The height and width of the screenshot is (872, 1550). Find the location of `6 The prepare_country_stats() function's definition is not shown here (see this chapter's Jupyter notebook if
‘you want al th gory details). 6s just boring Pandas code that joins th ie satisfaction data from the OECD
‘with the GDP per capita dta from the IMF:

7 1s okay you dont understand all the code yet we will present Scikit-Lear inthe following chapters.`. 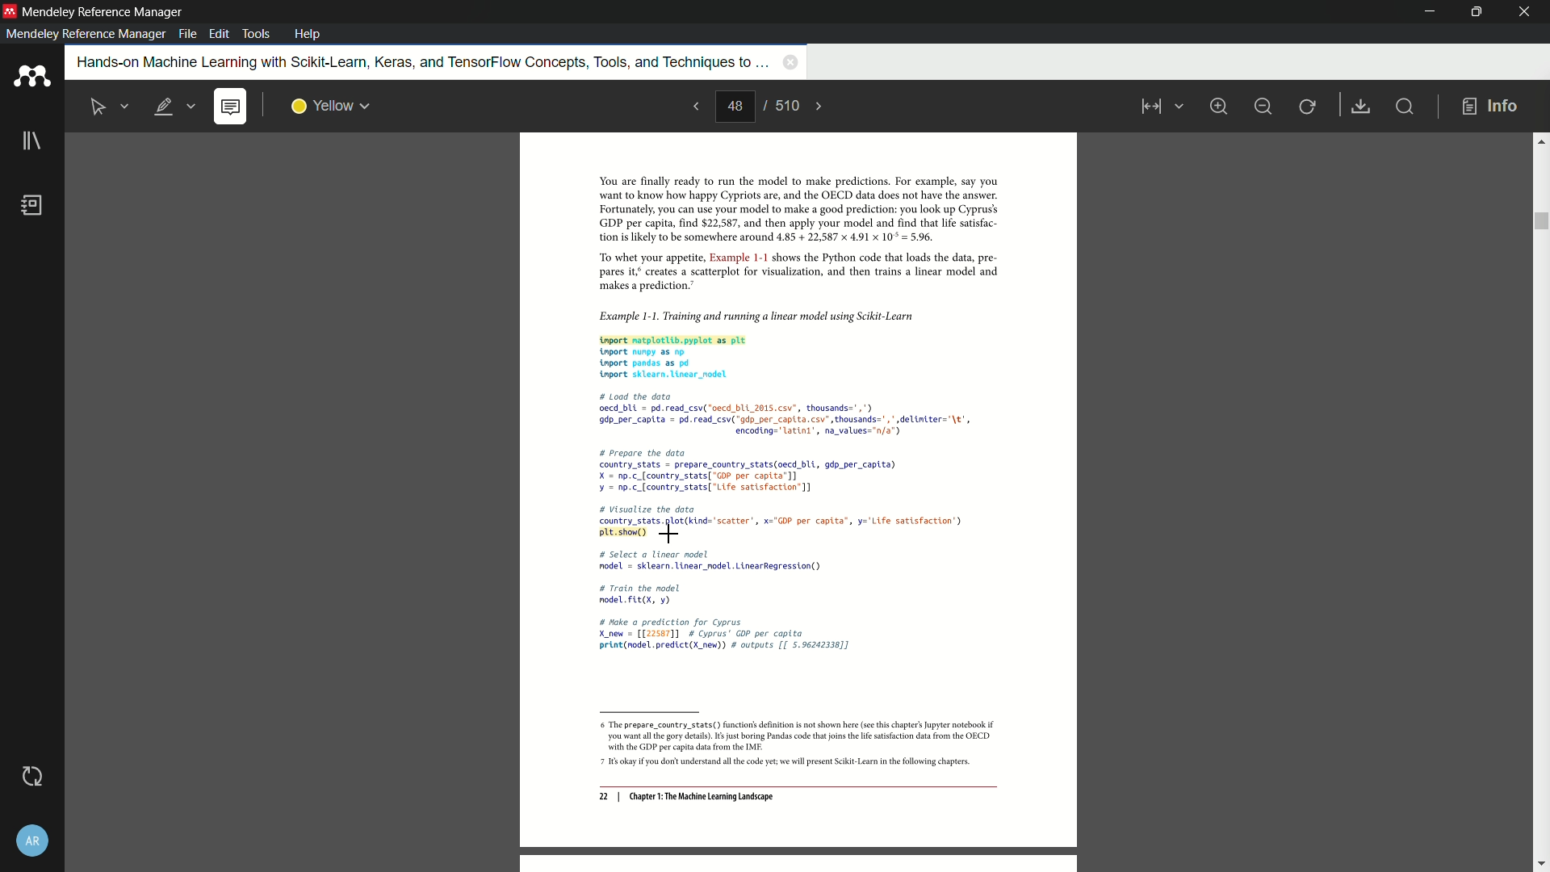

6 The prepare_country_stats() function's definition is not shown here (see this chapter's Jupyter notebook if
‘you want al th gory details). 6s just boring Pandas code that joins th ie satisfaction data from the OECD
‘with the GDP per capita dta from the IMF:

7 1s okay you dont understand all the code yet we will present Scikit-Lear inthe following chapters. is located at coordinates (791, 745).